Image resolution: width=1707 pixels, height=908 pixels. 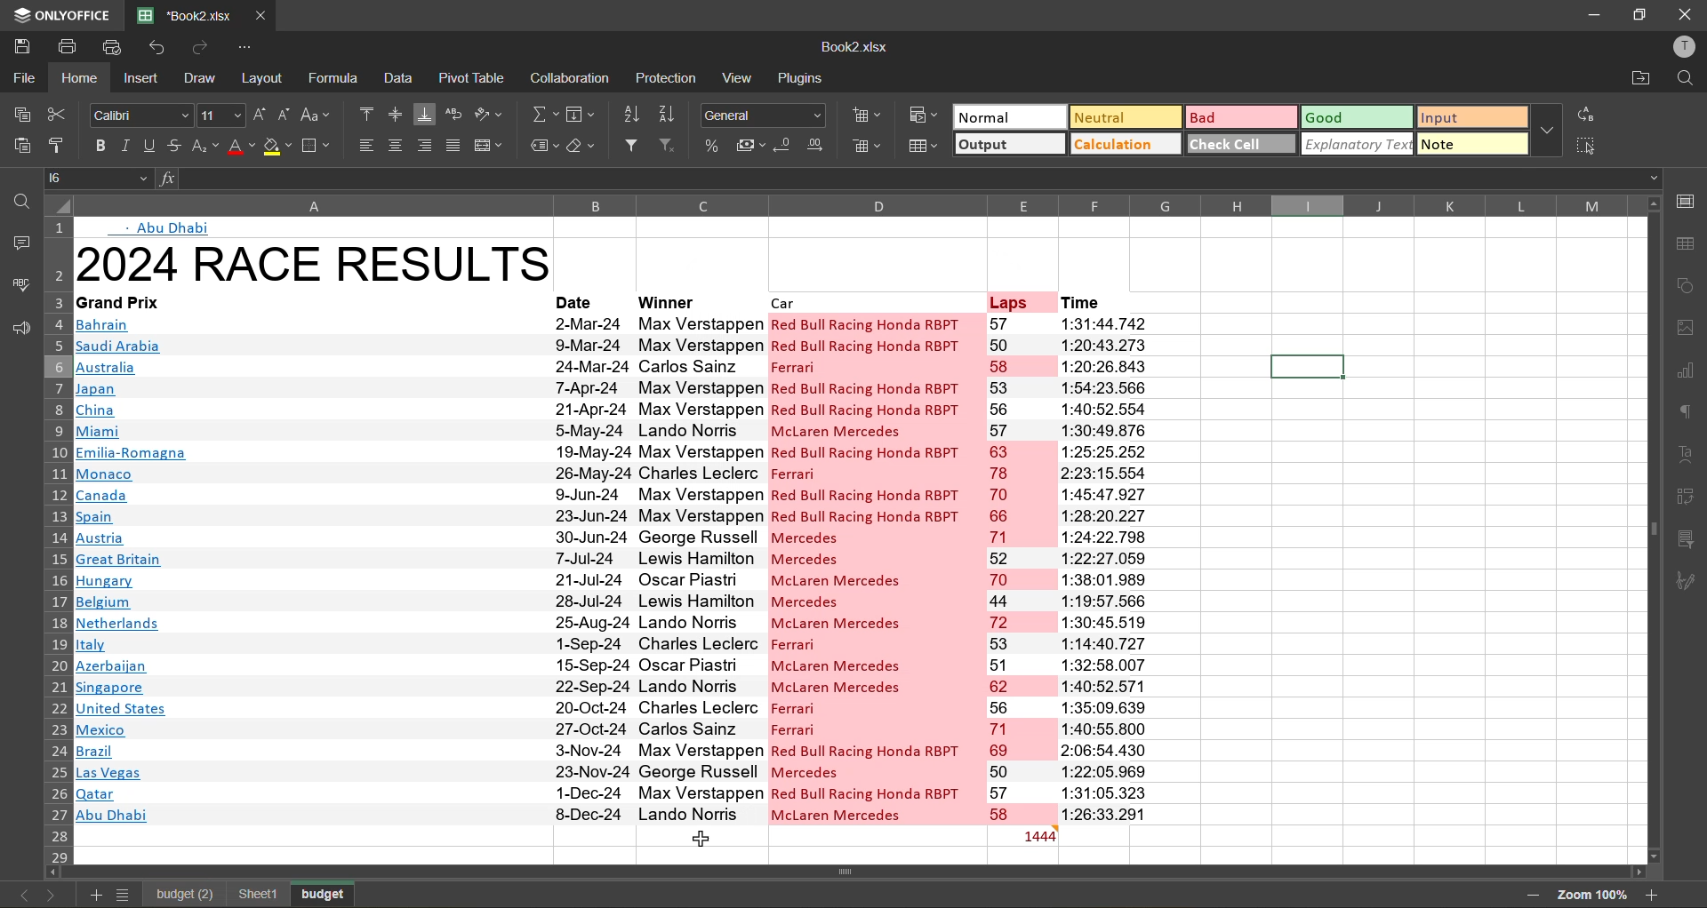 What do you see at coordinates (60, 12) in the screenshot?
I see `app name` at bounding box center [60, 12].